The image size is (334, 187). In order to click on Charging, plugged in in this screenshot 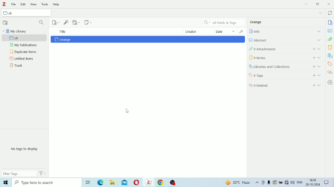, I will do `click(281, 182)`.